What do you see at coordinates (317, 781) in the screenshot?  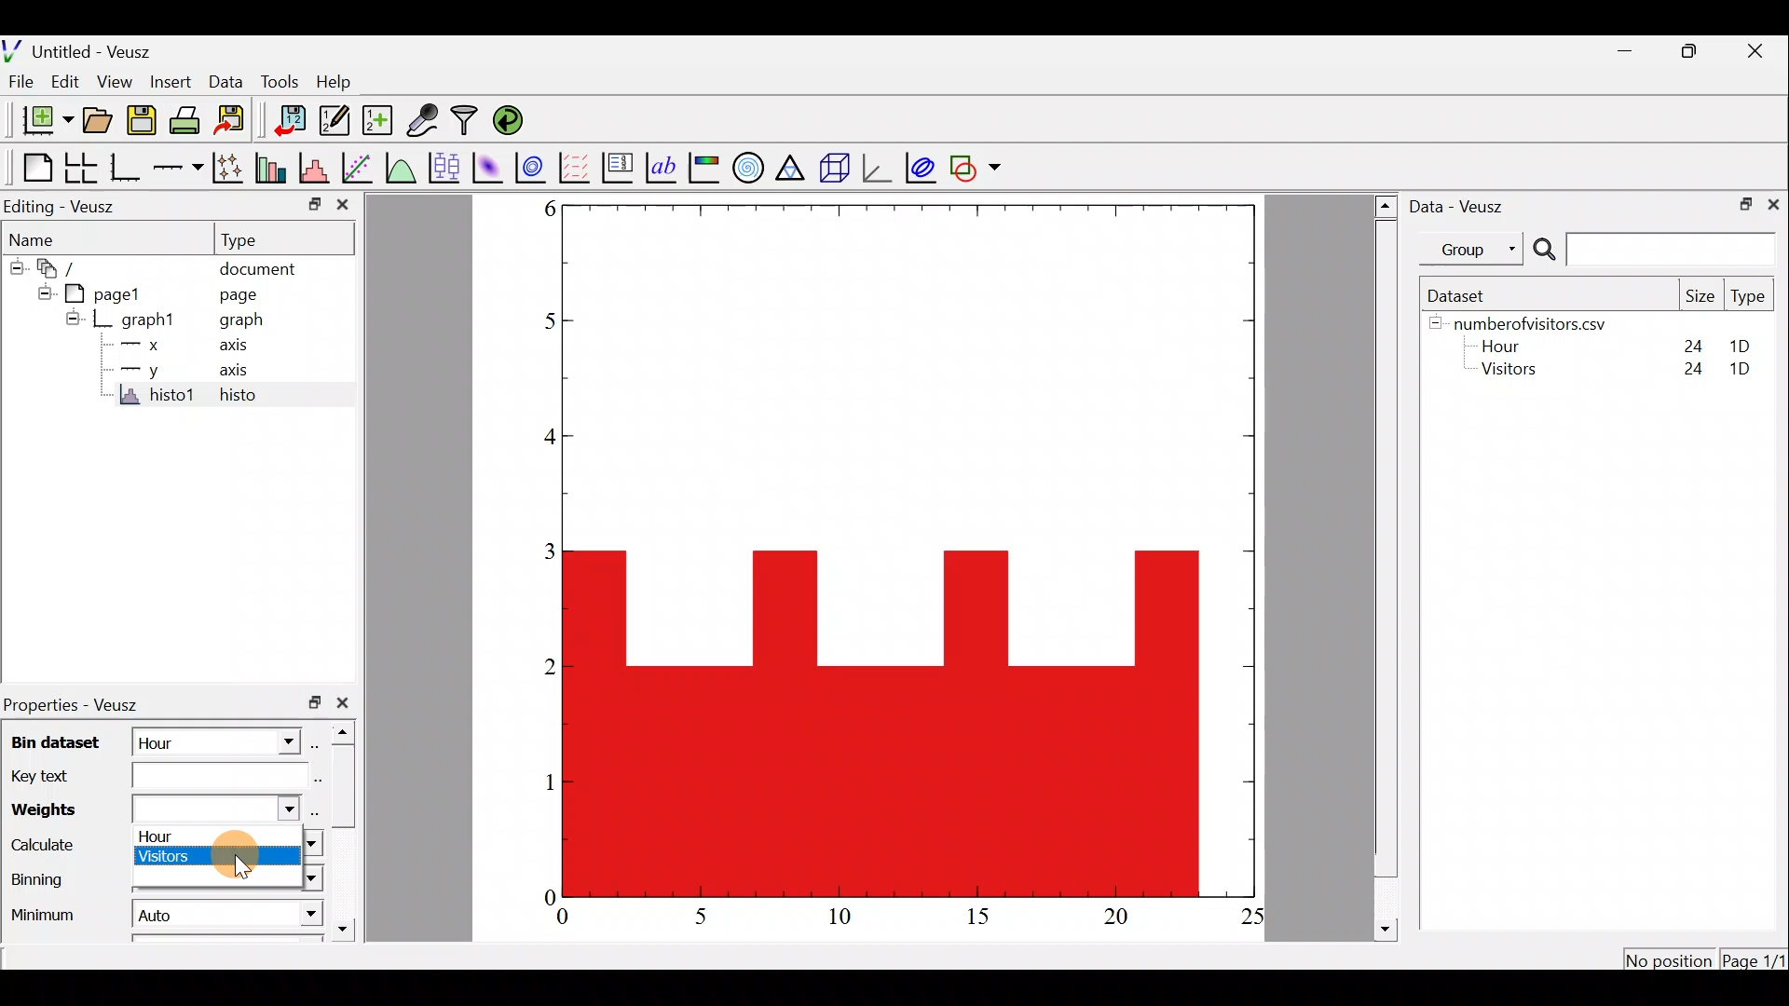 I see `Edit text` at bounding box center [317, 781].